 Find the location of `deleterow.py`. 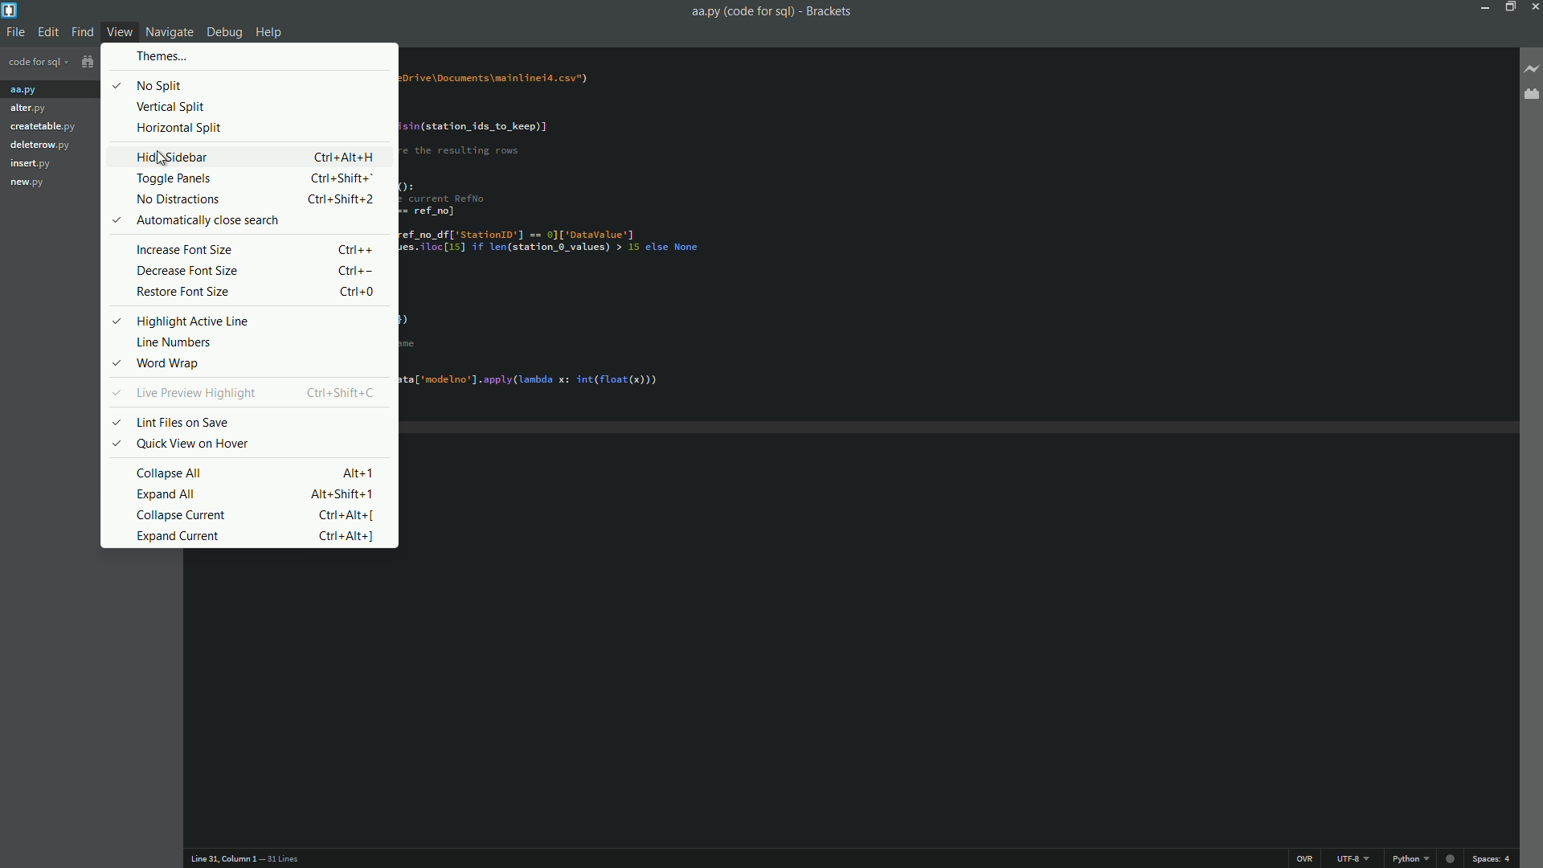

deleterow.py is located at coordinates (41, 145).